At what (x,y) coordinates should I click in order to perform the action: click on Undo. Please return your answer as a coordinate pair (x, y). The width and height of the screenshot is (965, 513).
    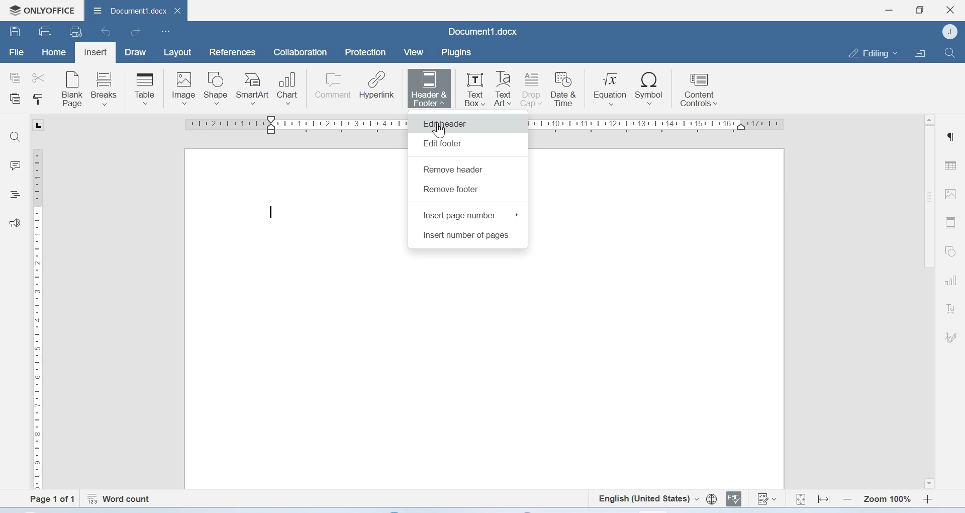
    Looking at the image, I should click on (107, 33).